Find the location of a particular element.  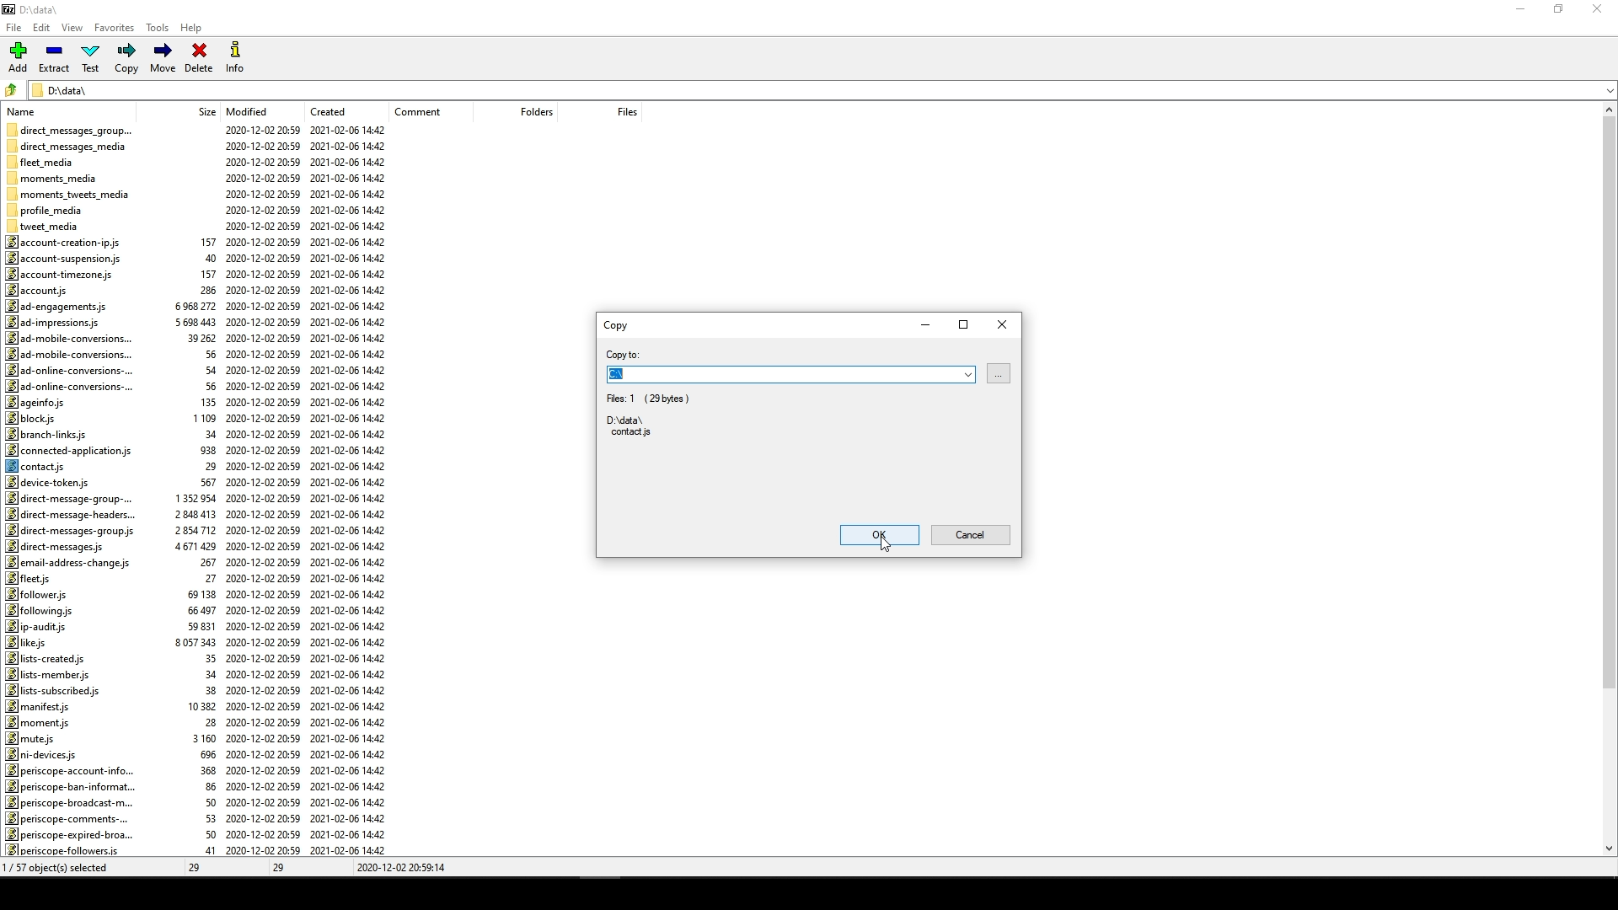

Favorites is located at coordinates (115, 29).